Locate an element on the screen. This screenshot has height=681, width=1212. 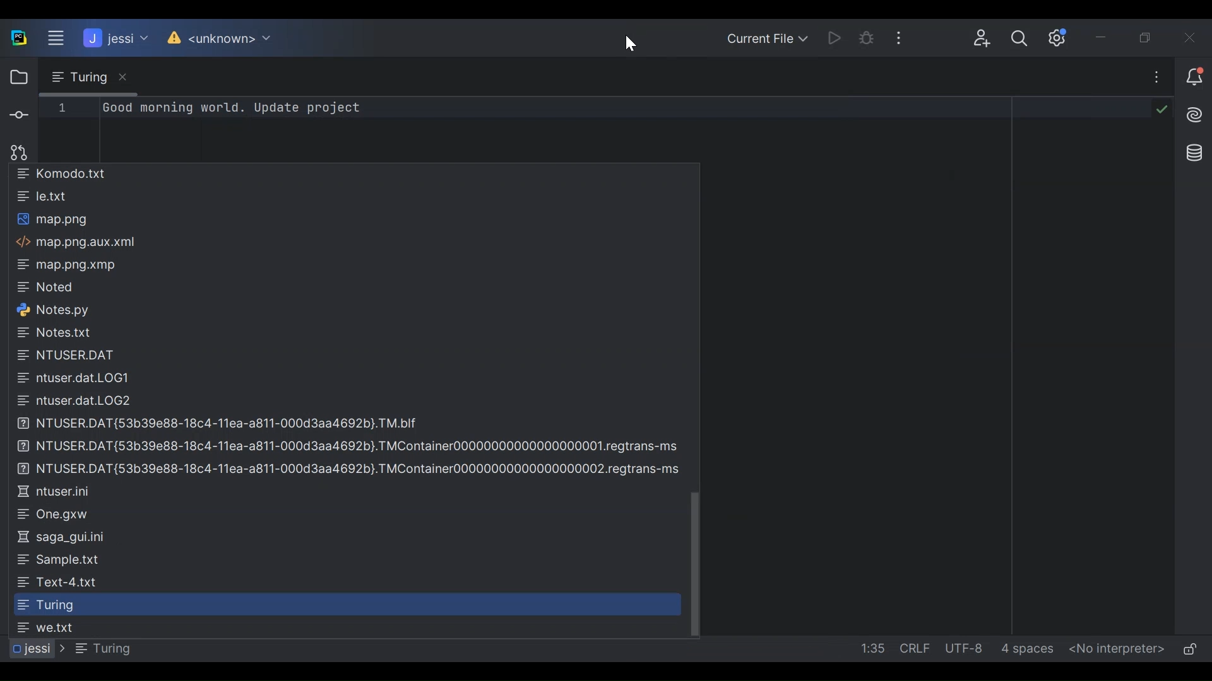
saga_gui.ini is located at coordinates (64, 538).